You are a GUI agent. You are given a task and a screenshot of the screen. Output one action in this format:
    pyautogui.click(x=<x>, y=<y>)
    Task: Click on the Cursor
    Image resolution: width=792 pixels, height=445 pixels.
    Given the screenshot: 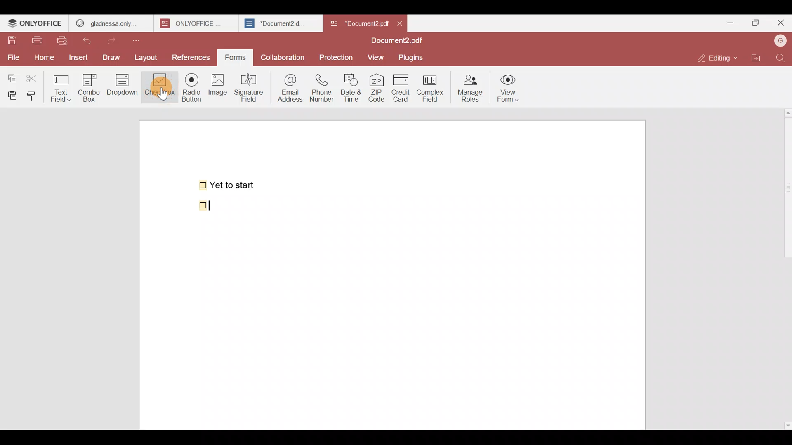 What is the action you would take?
    pyautogui.click(x=160, y=94)
    